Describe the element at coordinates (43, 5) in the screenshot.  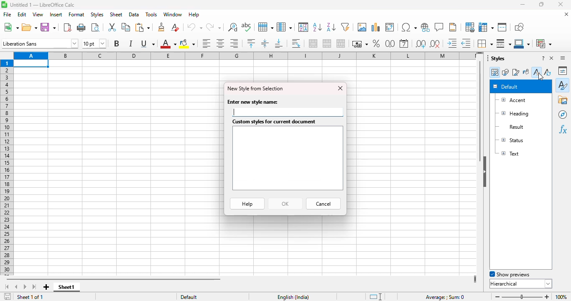
I see `title` at that location.